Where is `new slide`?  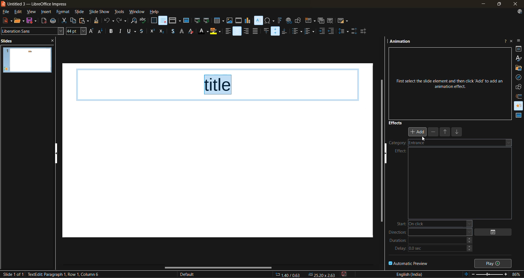 new slide is located at coordinates (310, 21).